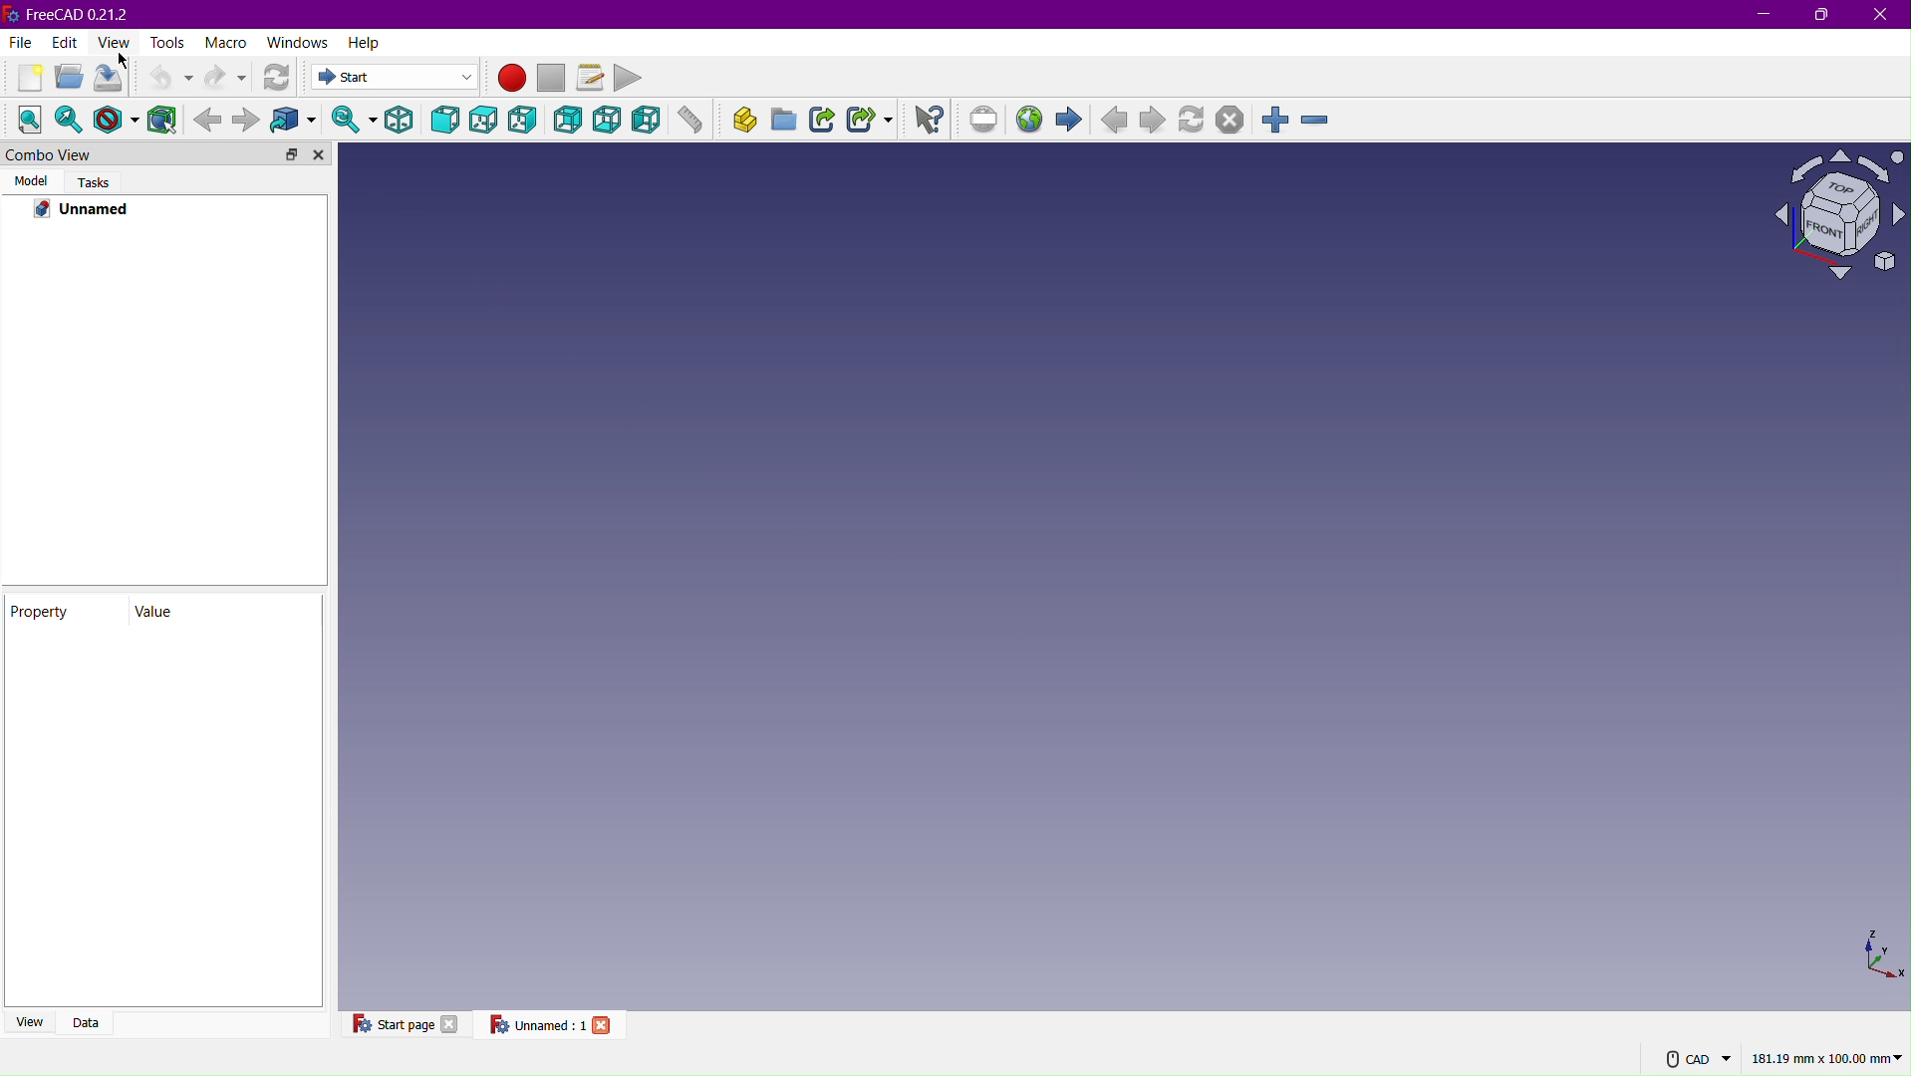  I want to click on XYZ view, so click(1875, 954).